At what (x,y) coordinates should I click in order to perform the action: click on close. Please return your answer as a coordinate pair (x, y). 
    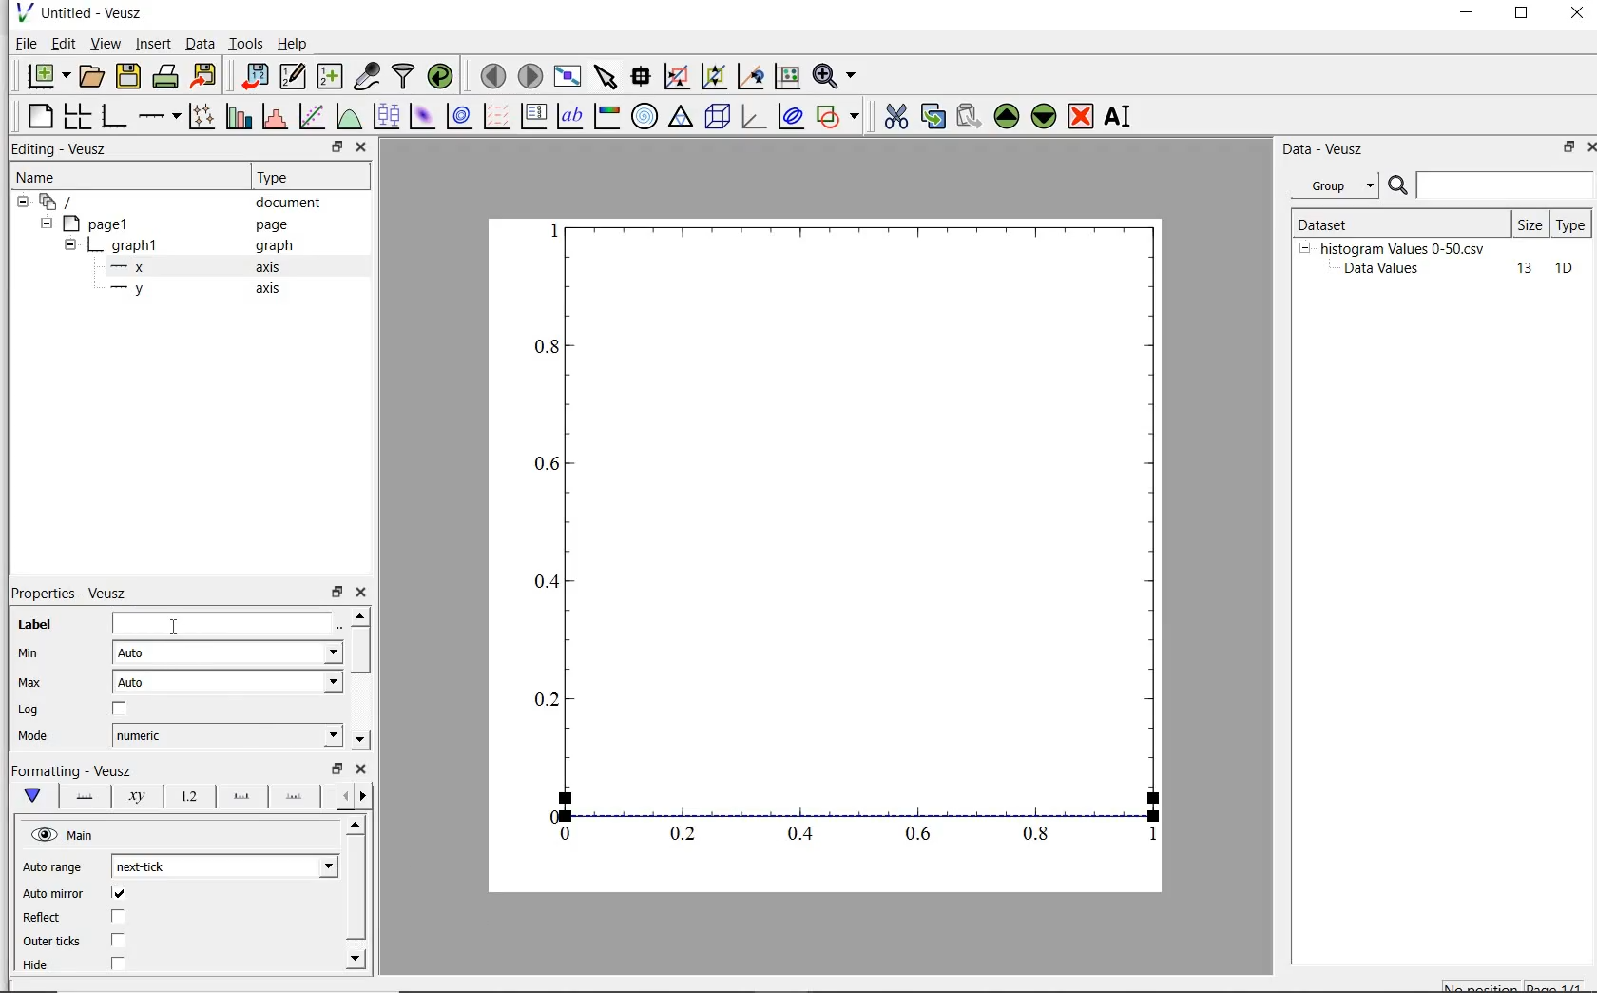
    Looking at the image, I should click on (365, 593).